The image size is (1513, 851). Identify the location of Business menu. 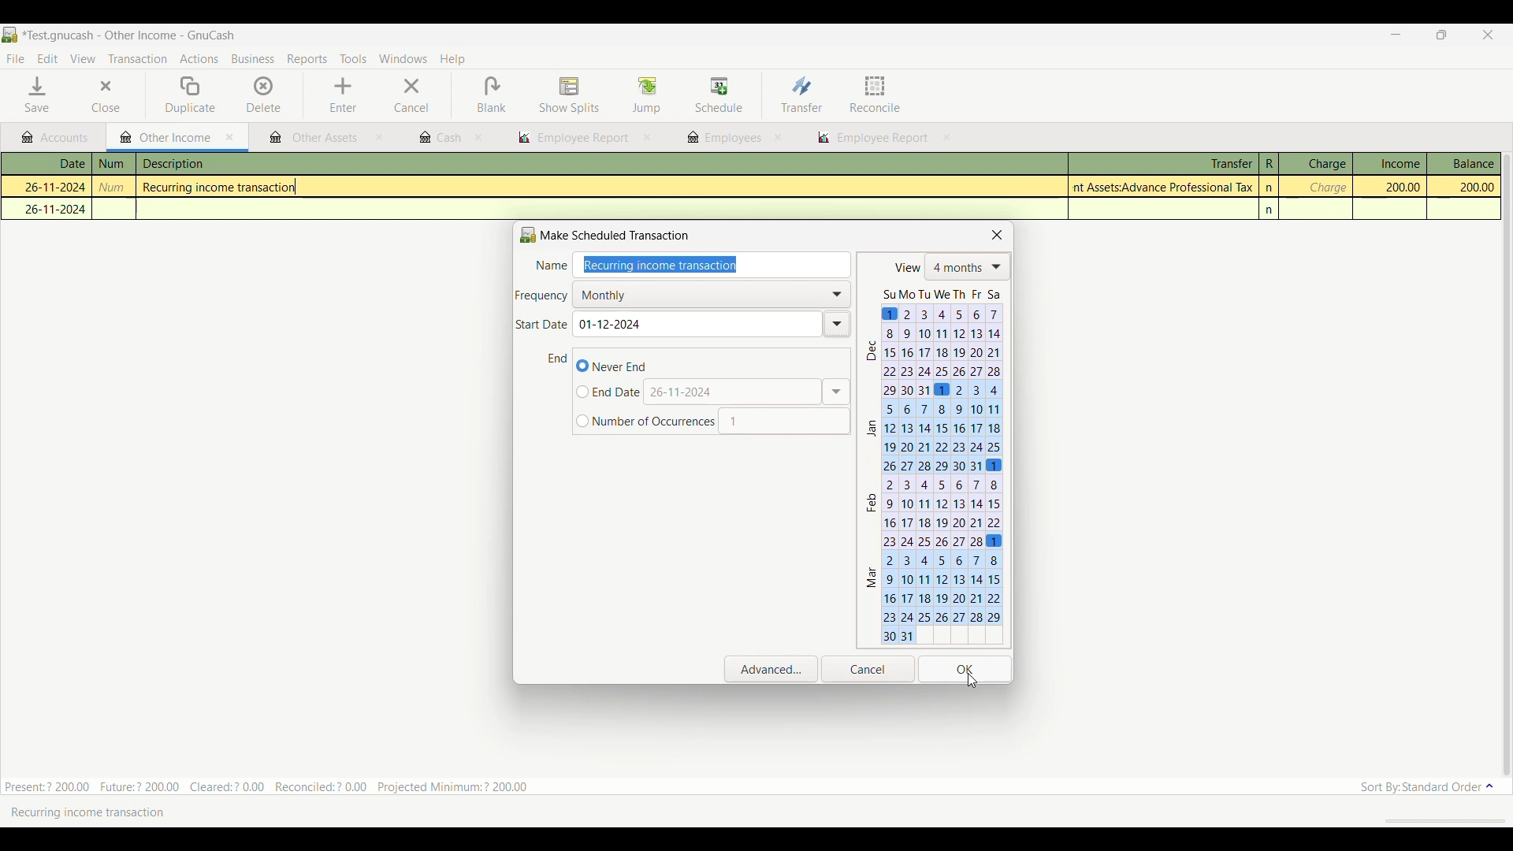
(253, 60).